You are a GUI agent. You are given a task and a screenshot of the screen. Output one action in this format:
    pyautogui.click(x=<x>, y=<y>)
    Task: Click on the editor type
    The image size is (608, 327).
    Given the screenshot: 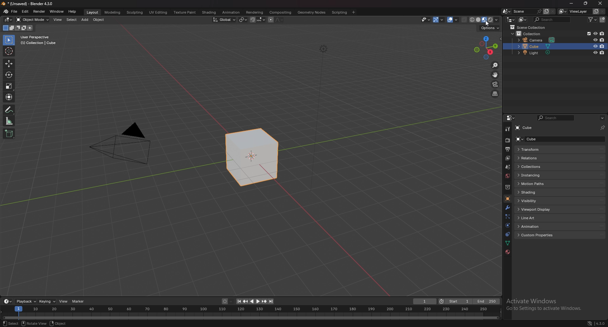 What is the action you would take?
    pyautogui.click(x=510, y=19)
    